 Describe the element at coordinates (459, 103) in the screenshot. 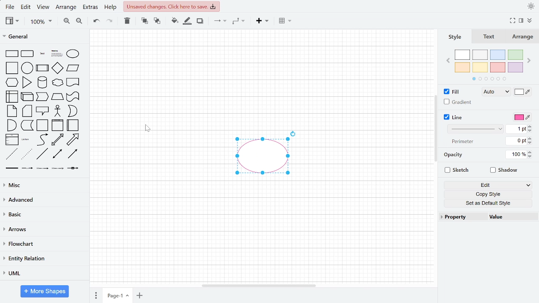

I see `Gradient` at that location.